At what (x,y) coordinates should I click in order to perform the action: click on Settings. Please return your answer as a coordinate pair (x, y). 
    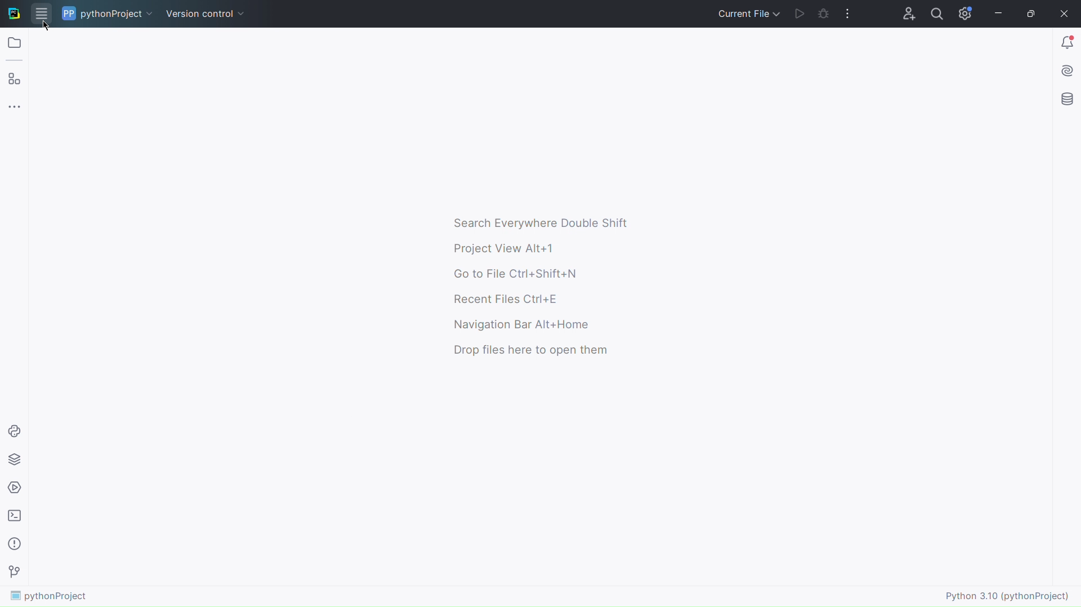
    Looking at the image, I should click on (964, 12).